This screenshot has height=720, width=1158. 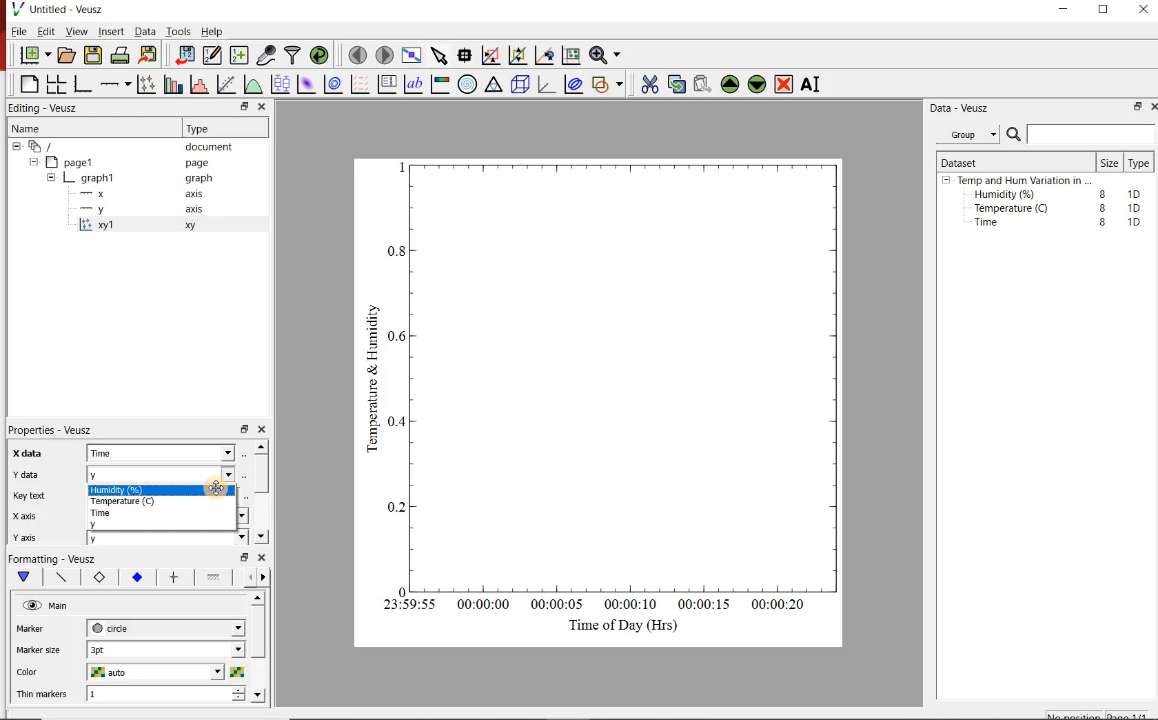 What do you see at coordinates (16, 31) in the screenshot?
I see `File` at bounding box center [16, 31].